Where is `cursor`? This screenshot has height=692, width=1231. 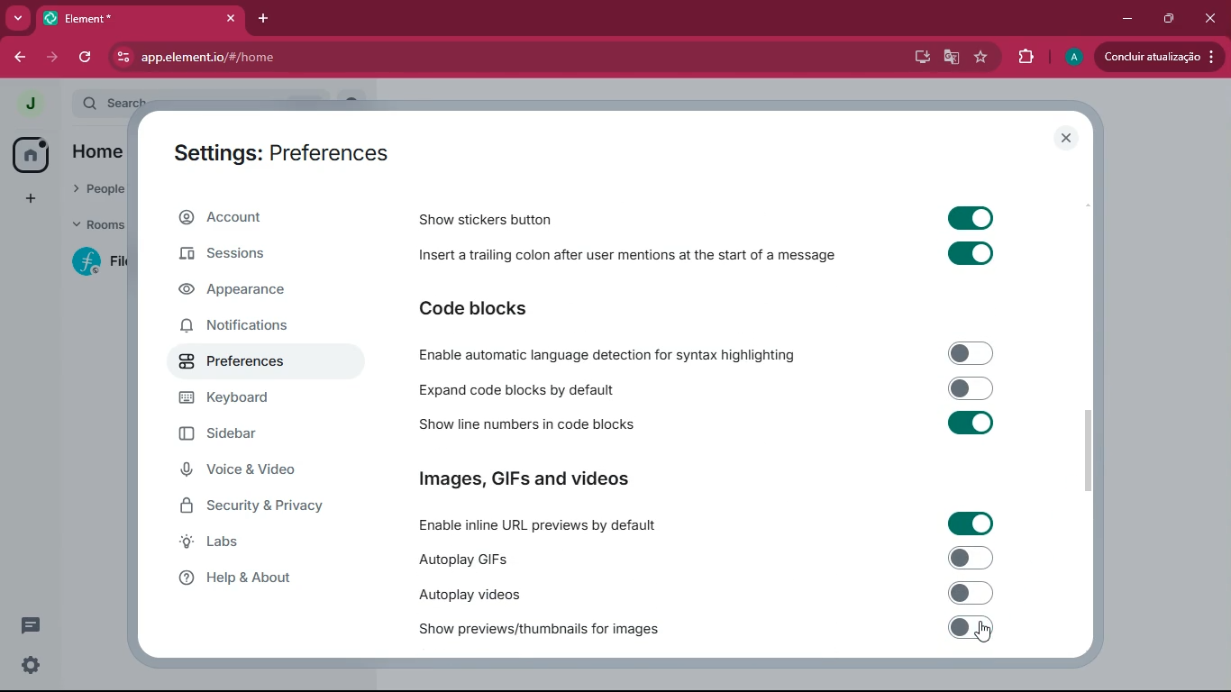 cursor is located at coordinates (984, 633).